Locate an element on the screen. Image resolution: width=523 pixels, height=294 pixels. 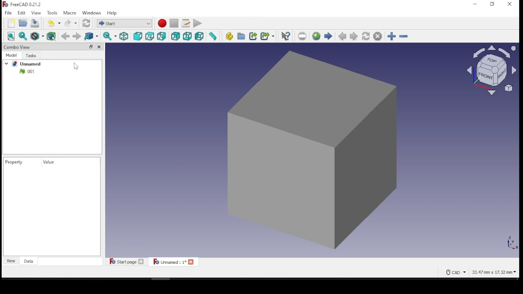
view is located at coordinates (11, 261).